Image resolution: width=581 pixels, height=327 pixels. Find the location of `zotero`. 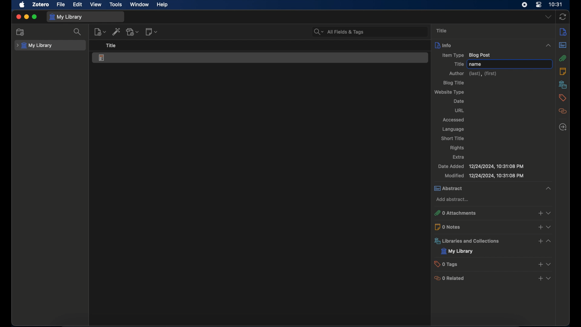

zotero is located at coordinates (41, 5).